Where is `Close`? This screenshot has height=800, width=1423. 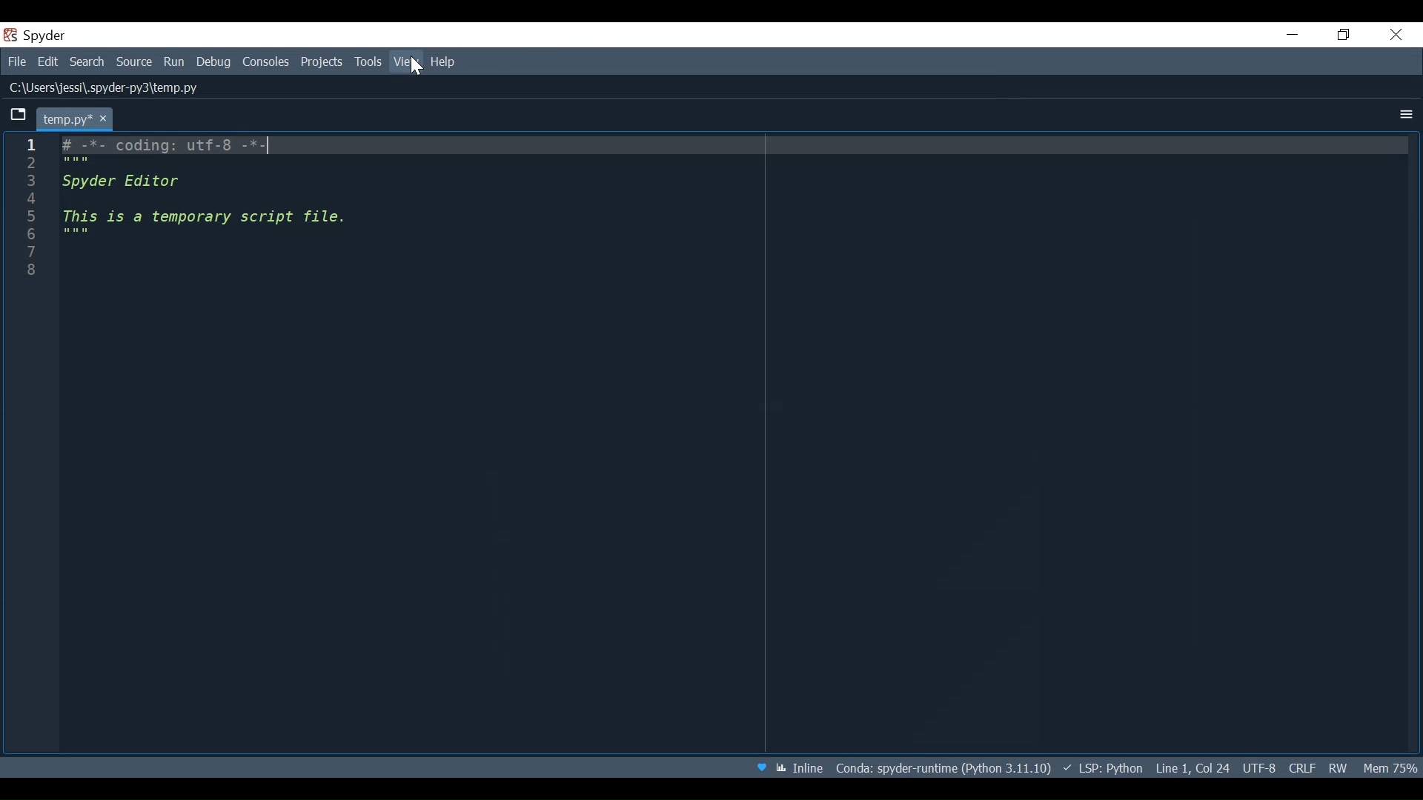 Close is located at coordinates (1397, 35).